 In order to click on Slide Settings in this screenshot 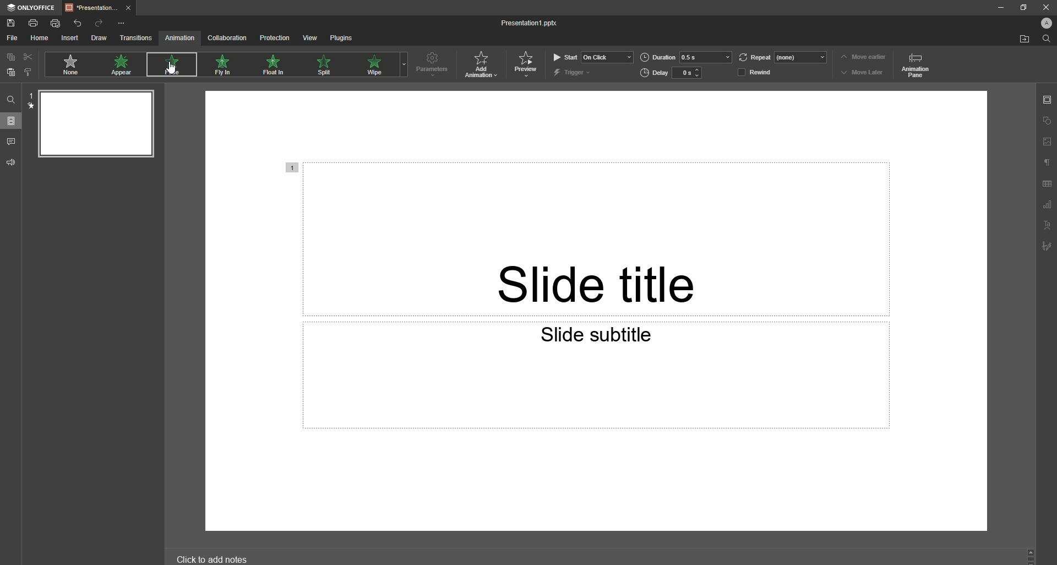, I will do `click(1047, 99)`.